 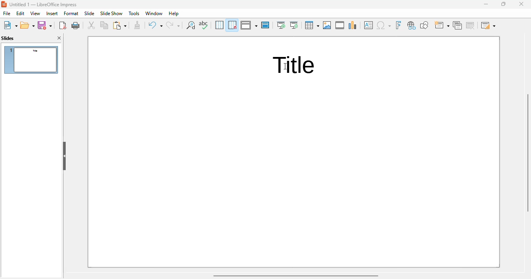 I want to click on insert text box, so click(x=369, y=25).